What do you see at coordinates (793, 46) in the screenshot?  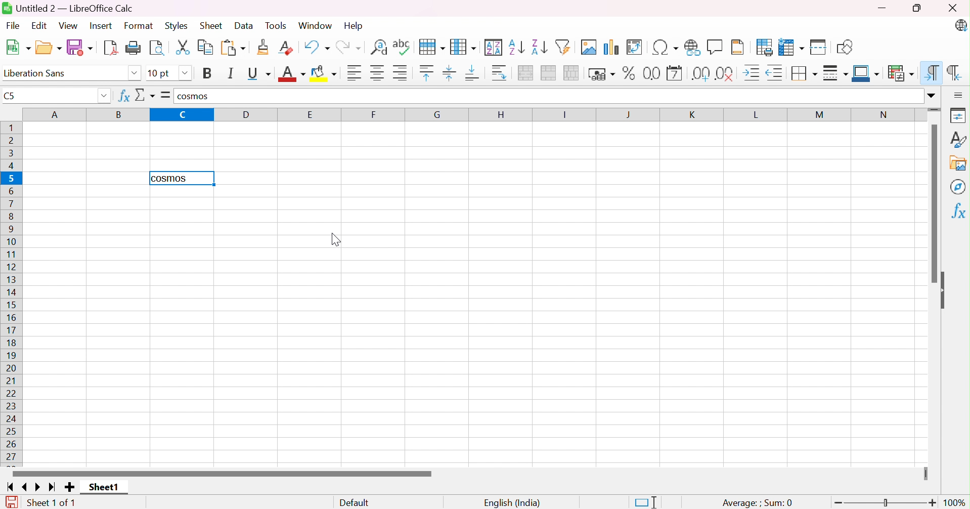 I see `Freeze Rows and Columns` at bounding box center [793, 46].